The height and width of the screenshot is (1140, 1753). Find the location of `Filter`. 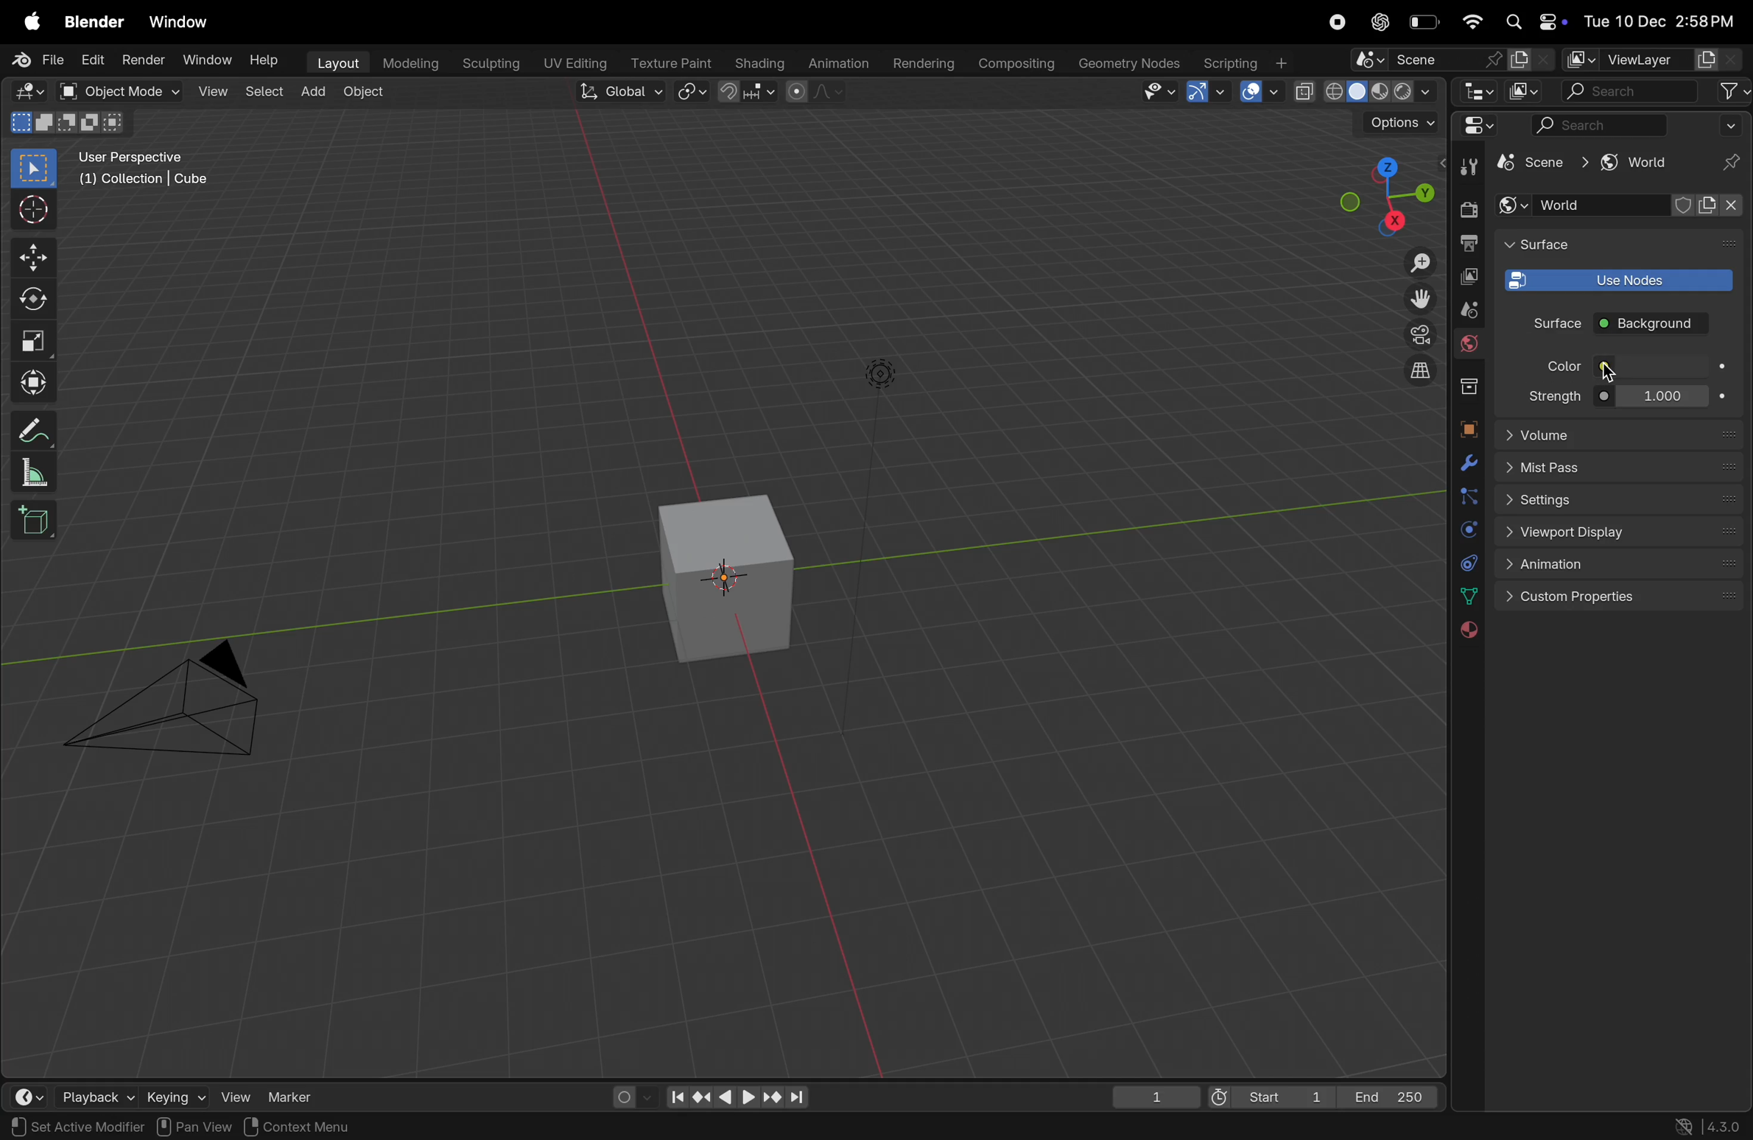

Filter is located at coordinates (1732, 124).